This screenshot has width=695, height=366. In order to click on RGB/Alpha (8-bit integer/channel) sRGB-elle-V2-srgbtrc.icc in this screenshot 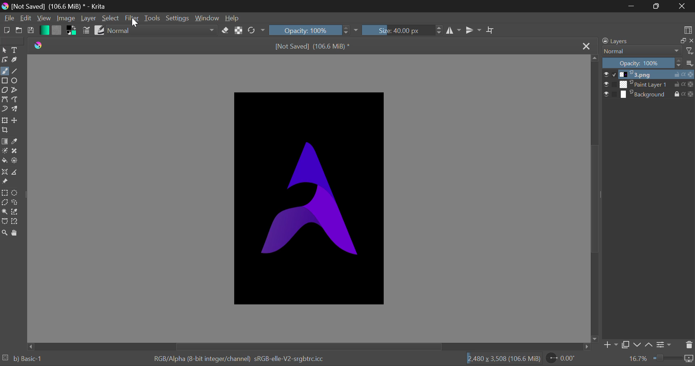, I will do `click(244, 359)`.